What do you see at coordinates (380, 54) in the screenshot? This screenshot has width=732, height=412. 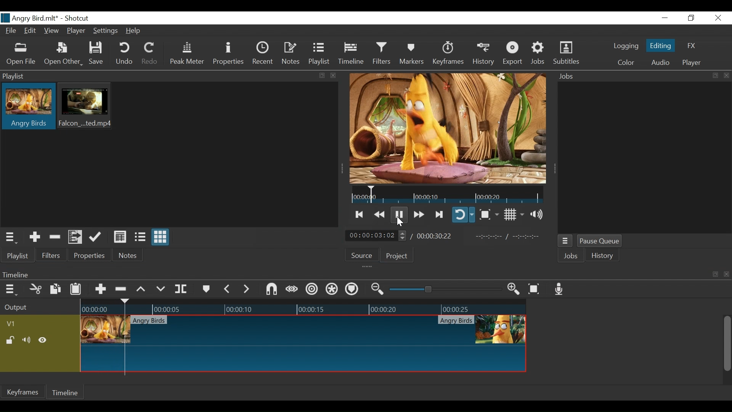 I see `Filters` at bounding box center [380, 54].